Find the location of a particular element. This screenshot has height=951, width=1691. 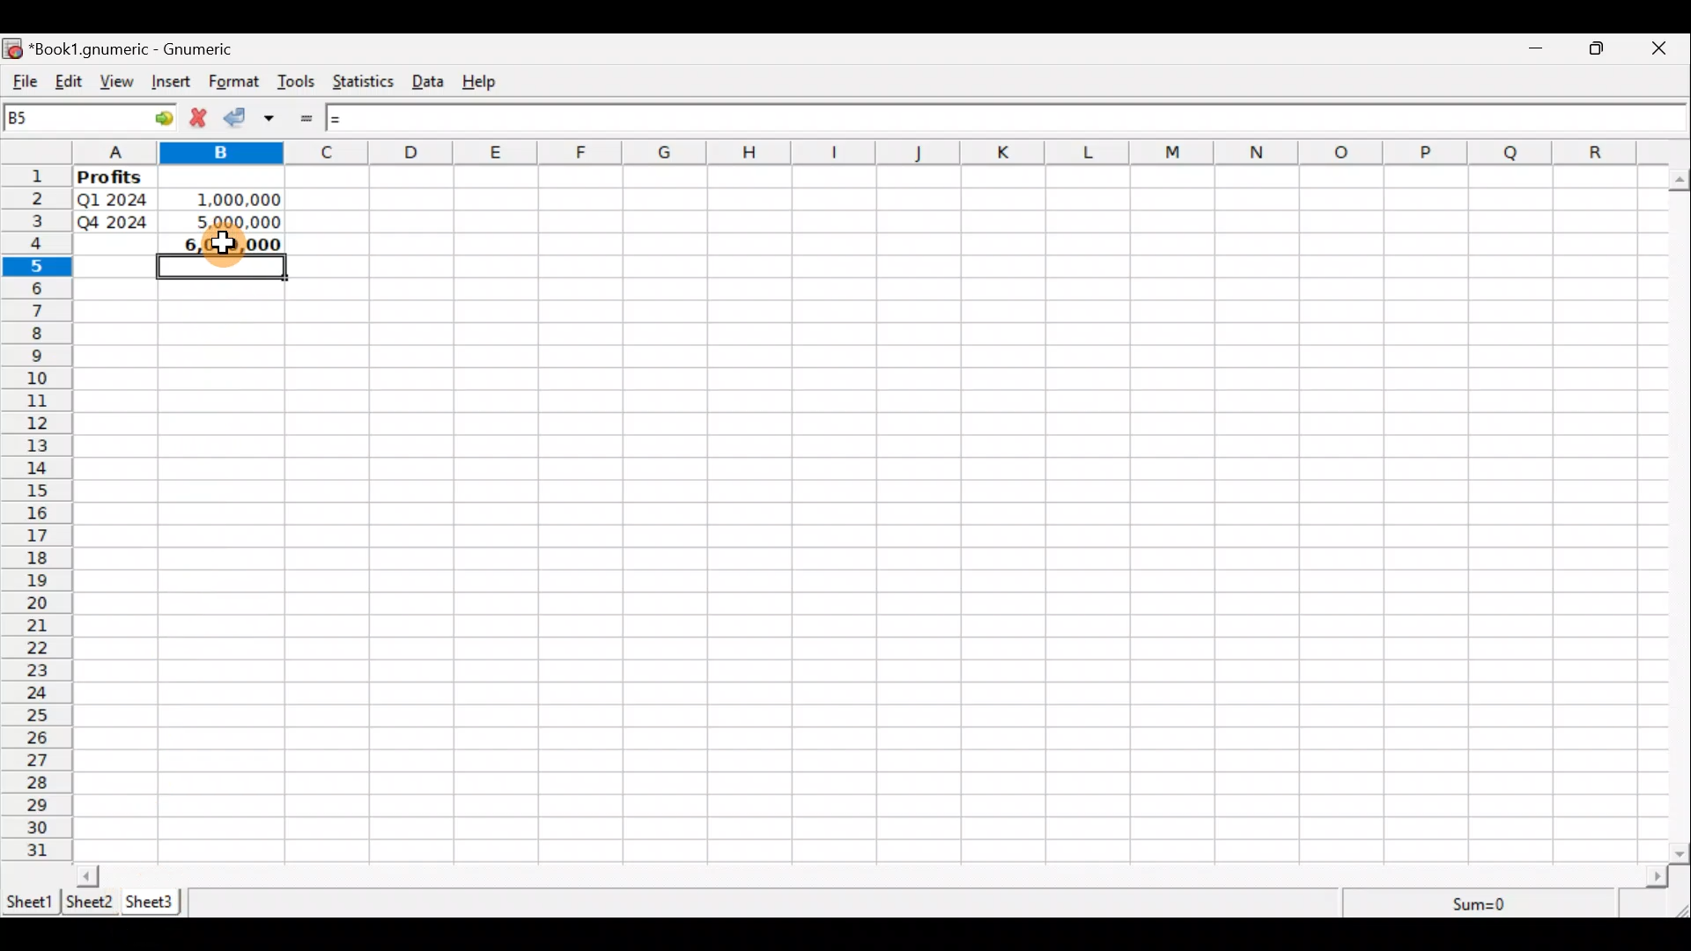

Edit is located at coordinates (67, 83).